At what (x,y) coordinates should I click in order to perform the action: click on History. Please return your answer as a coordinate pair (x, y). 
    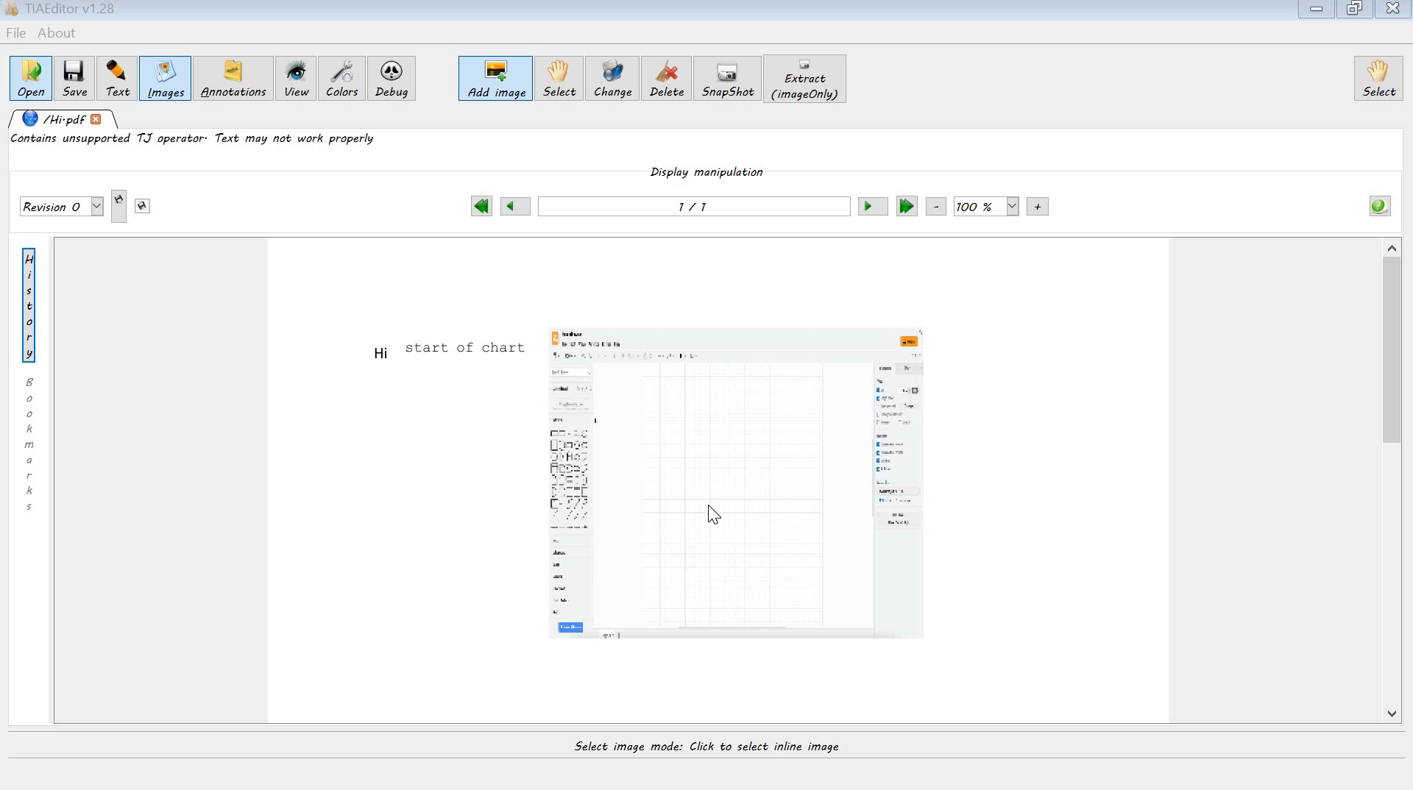
    Looking at the image, I should click on (33, 303).